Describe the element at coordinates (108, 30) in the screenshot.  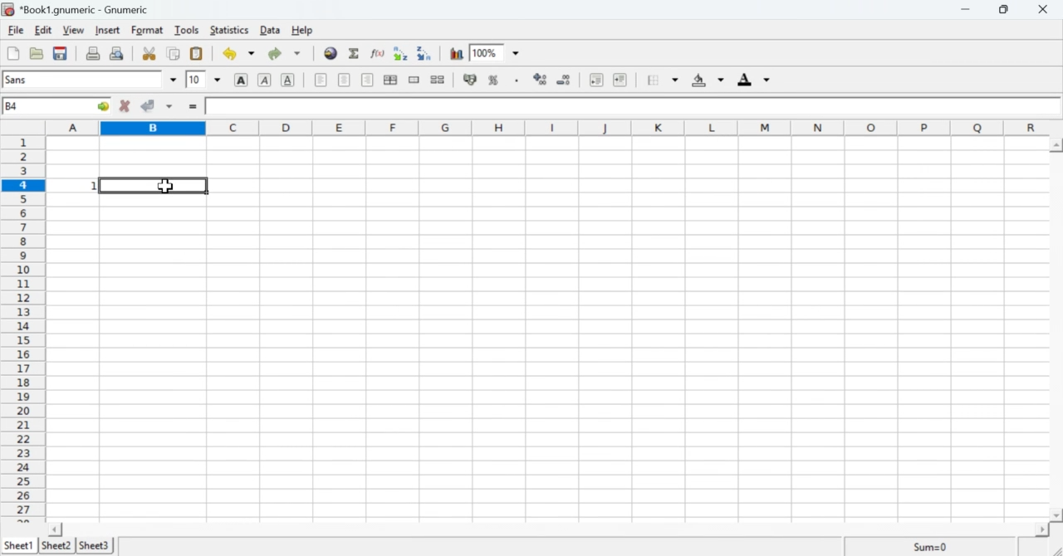
I see `Insert` at that location.